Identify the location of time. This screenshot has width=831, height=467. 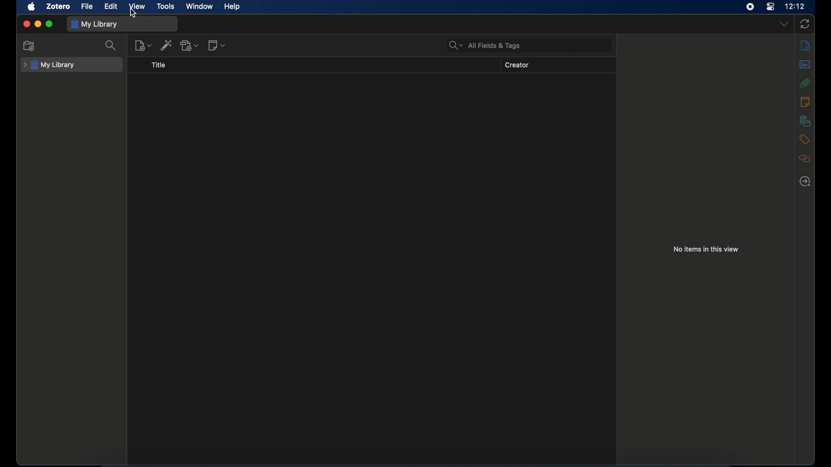
(795, 6).